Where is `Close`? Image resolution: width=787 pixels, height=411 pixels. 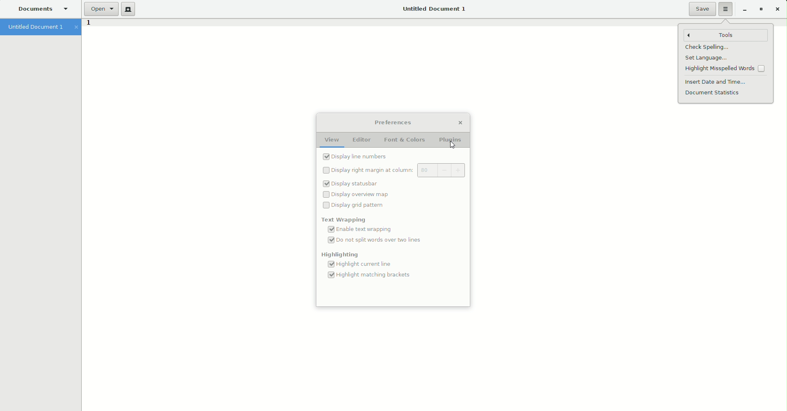 Close is located at coordinates (777, 9).